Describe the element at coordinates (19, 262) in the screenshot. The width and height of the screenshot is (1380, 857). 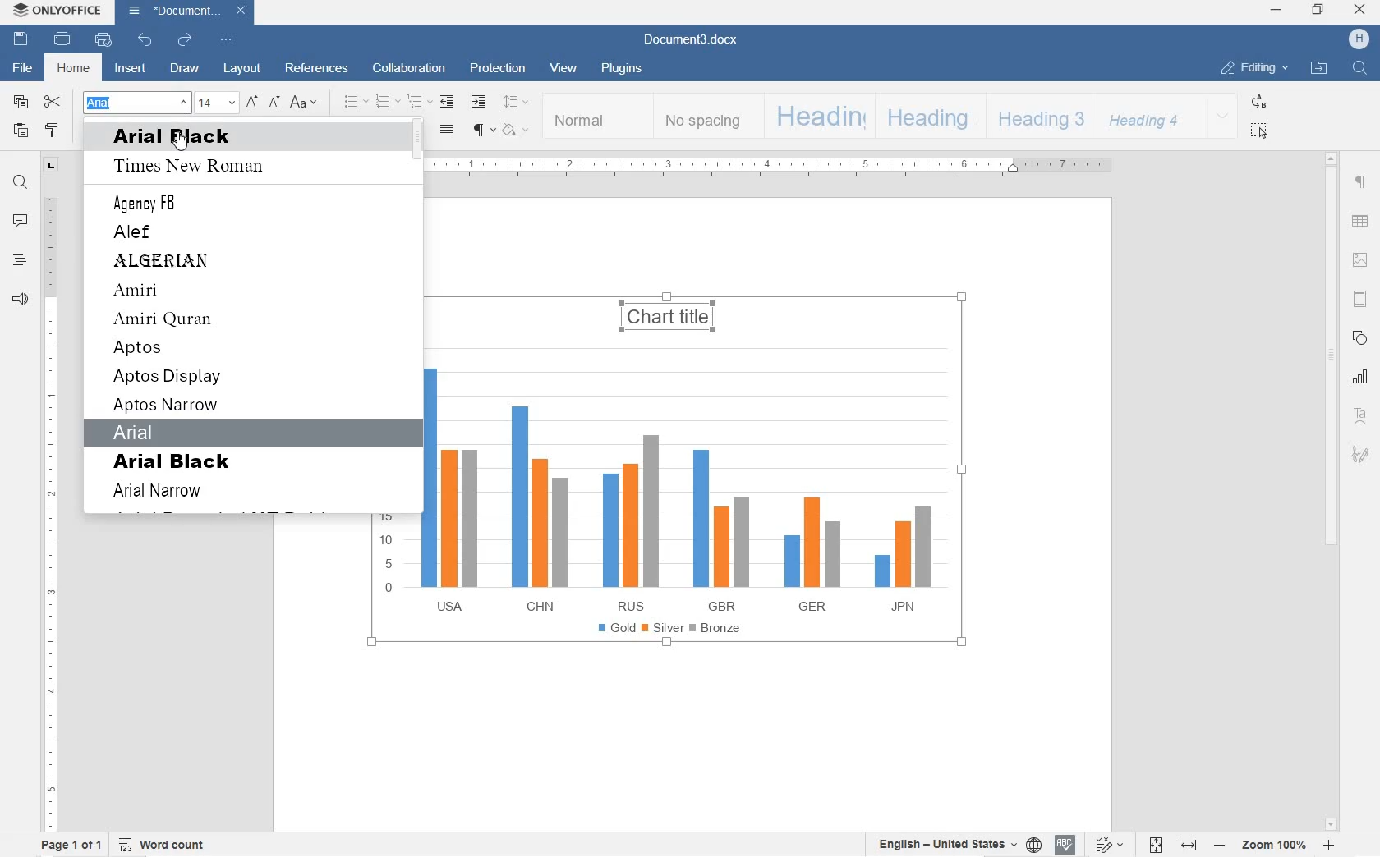
I see `HEADINGS` at that location.